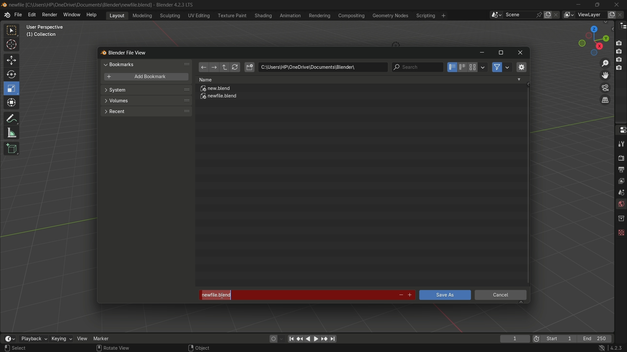 The image size is (627, 352). Describe the element at coordinates (199, 15) in the screenshot. I see `uv editing menu` at that location.